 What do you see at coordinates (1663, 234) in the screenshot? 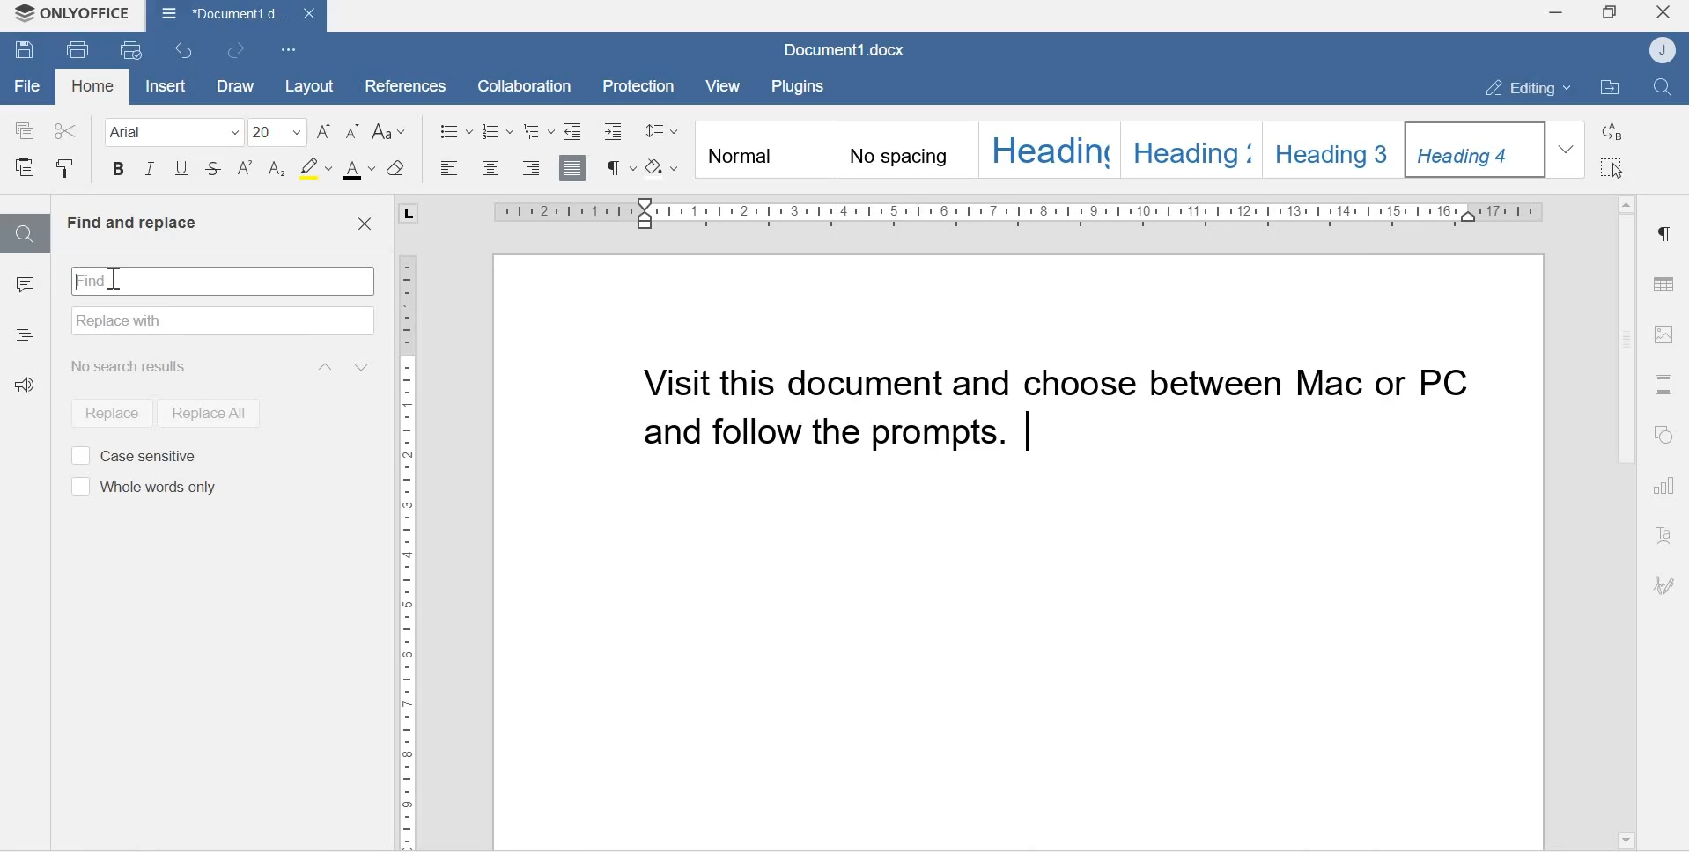
I see `Paragraph settings` at bounding box center [1663, 234].